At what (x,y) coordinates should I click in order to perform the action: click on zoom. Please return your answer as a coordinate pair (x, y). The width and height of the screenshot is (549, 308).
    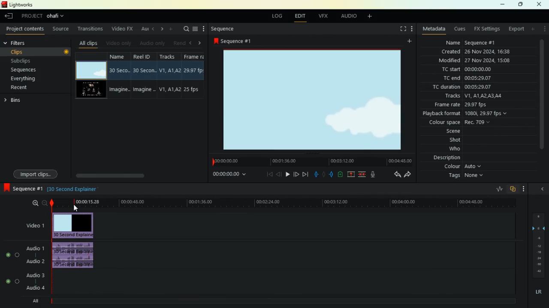
    Looking at the image, I should click on (37, 203).